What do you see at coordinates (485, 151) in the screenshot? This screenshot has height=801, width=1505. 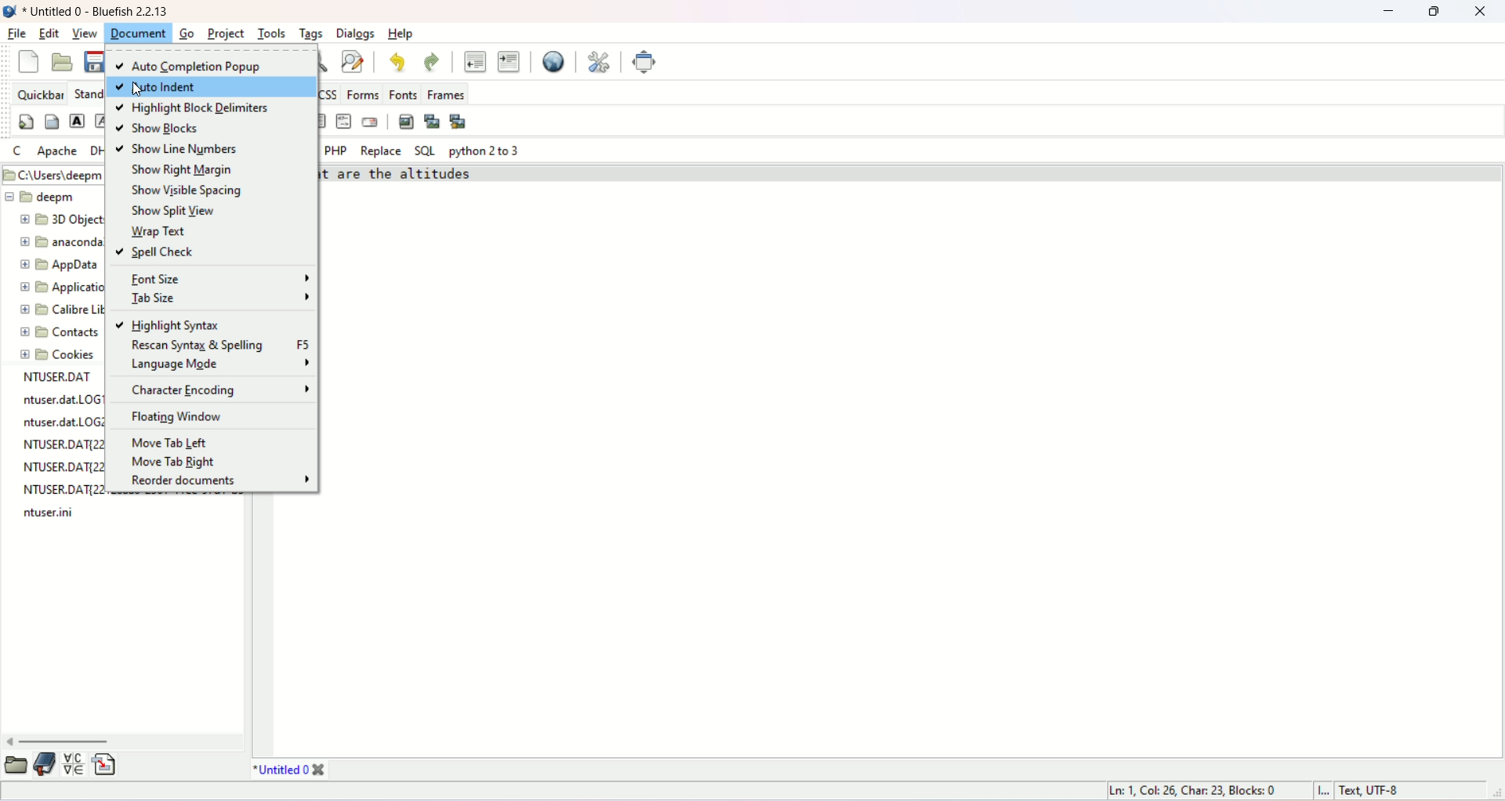 I see `python 2 to 3` at bounding box center [485, 151].